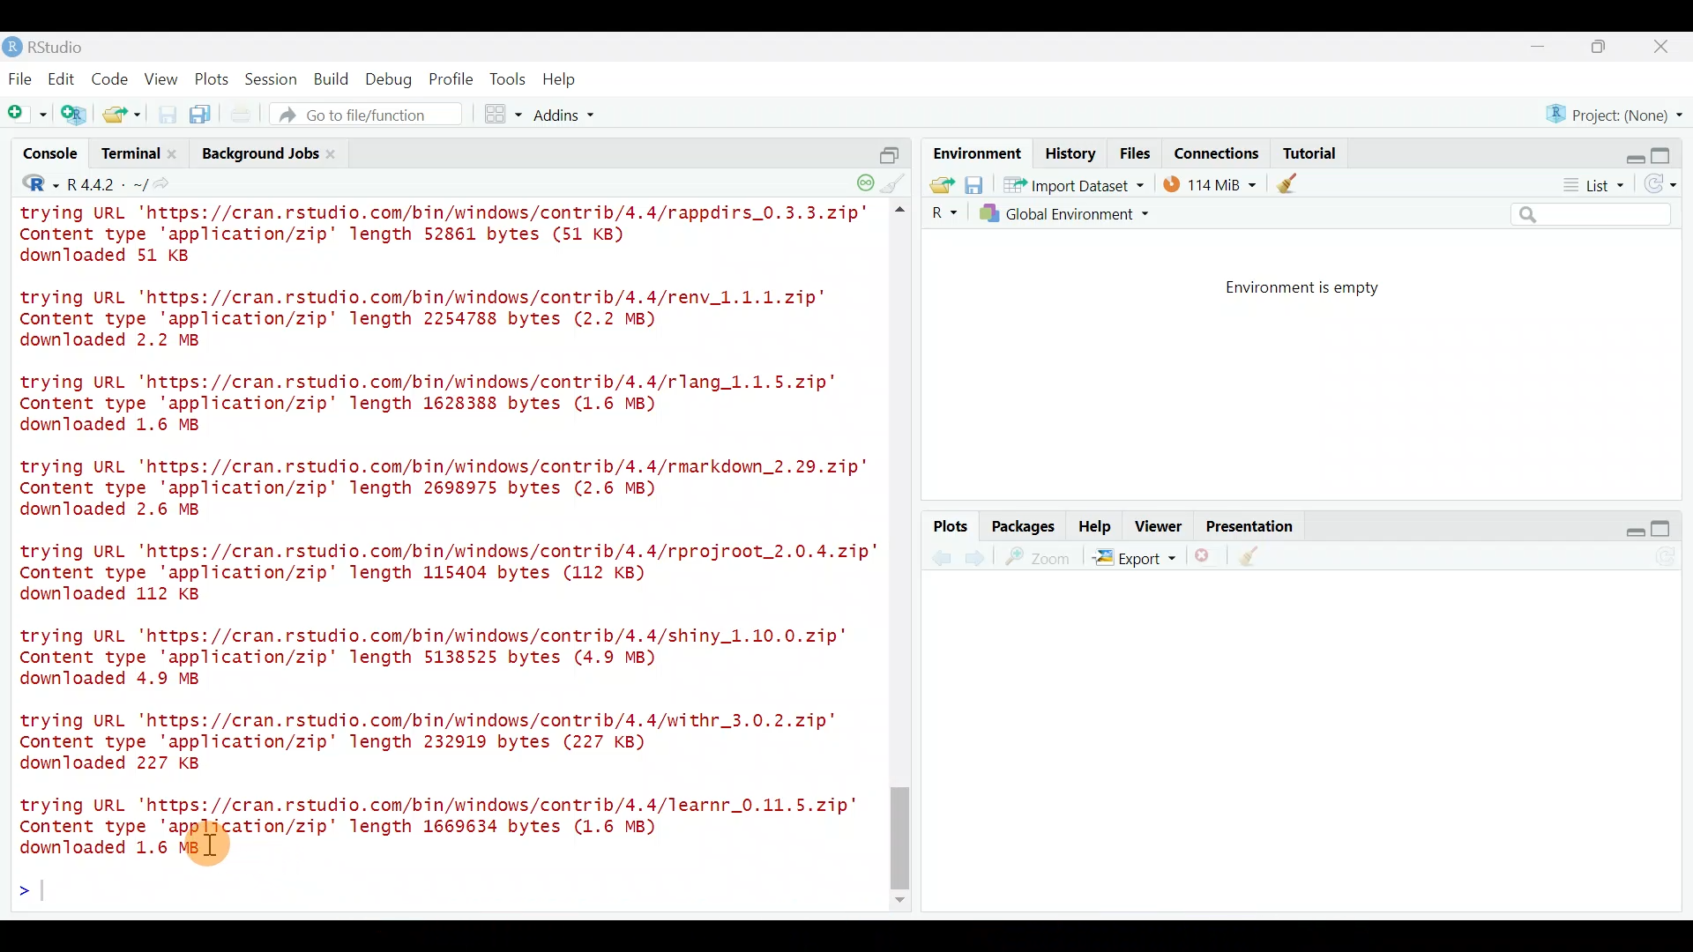  Describe the element at coordinates (1671, 558) in the screenshot. I see `Refresh current plot` at that location.